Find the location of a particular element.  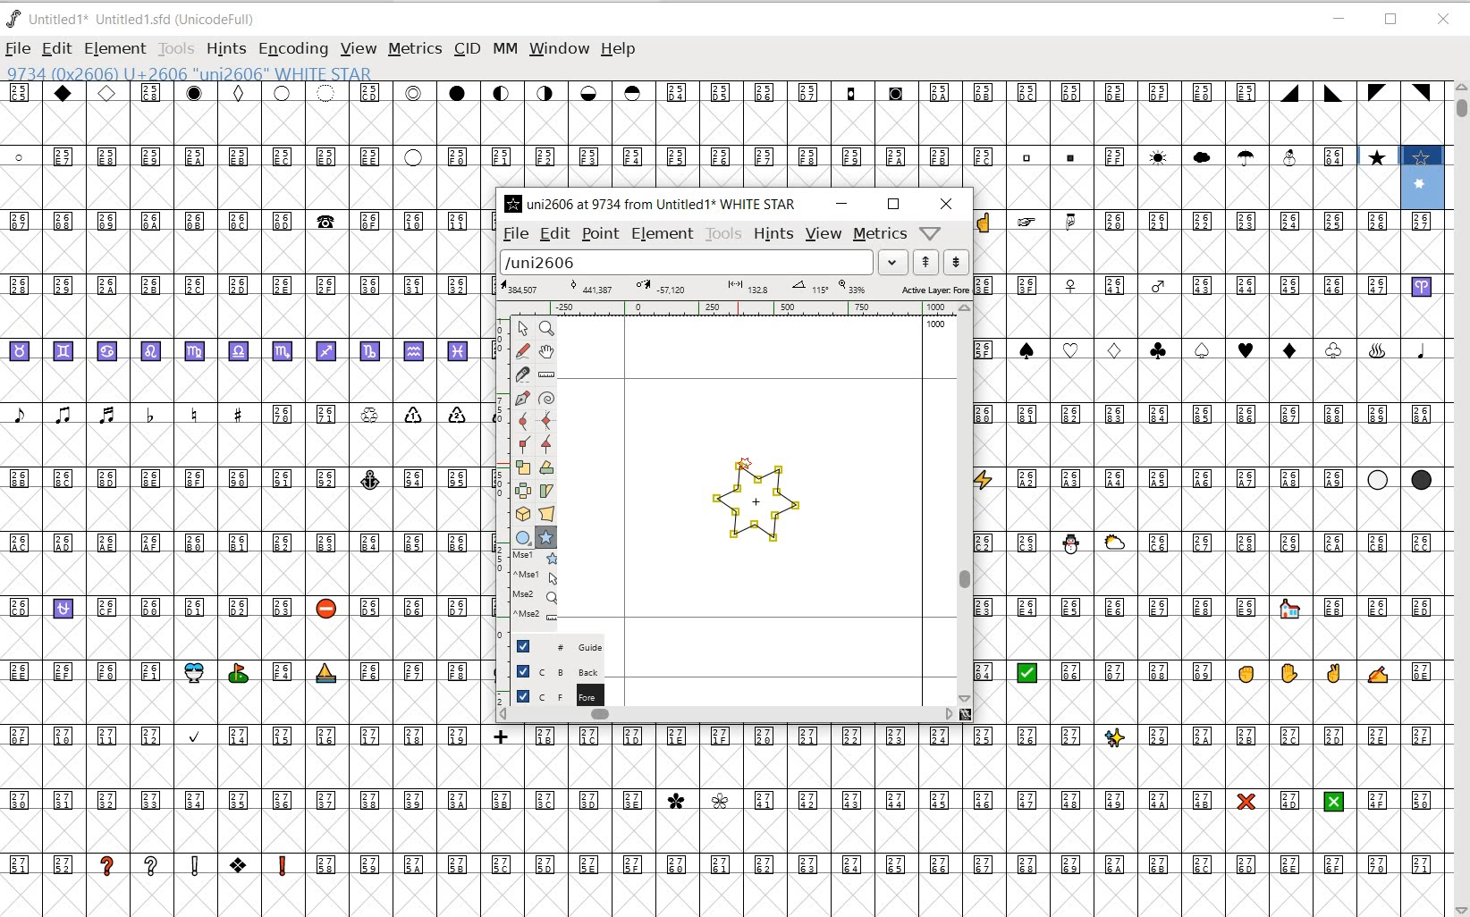

GLYPHY CHARACTERS & NUMBERS is located at coordinates (734, 818).